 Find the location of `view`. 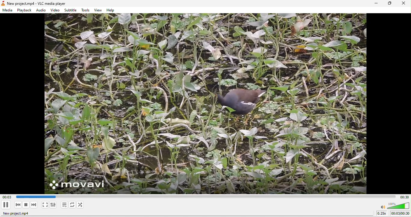

view is located at coordinates (98, 10).